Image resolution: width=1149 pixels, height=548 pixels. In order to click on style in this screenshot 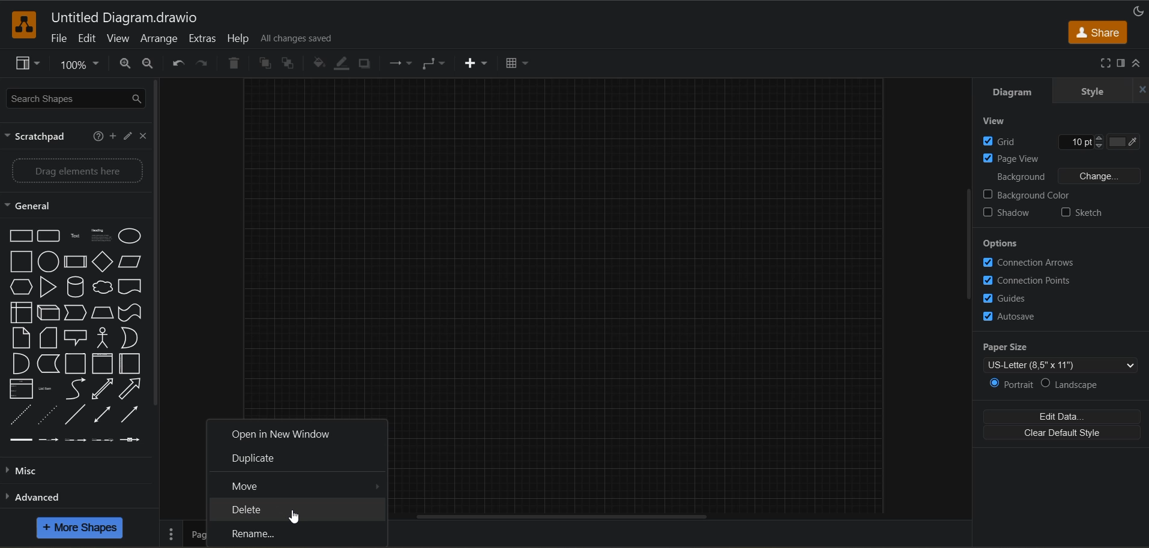, I will do `click(1090, 91)`.